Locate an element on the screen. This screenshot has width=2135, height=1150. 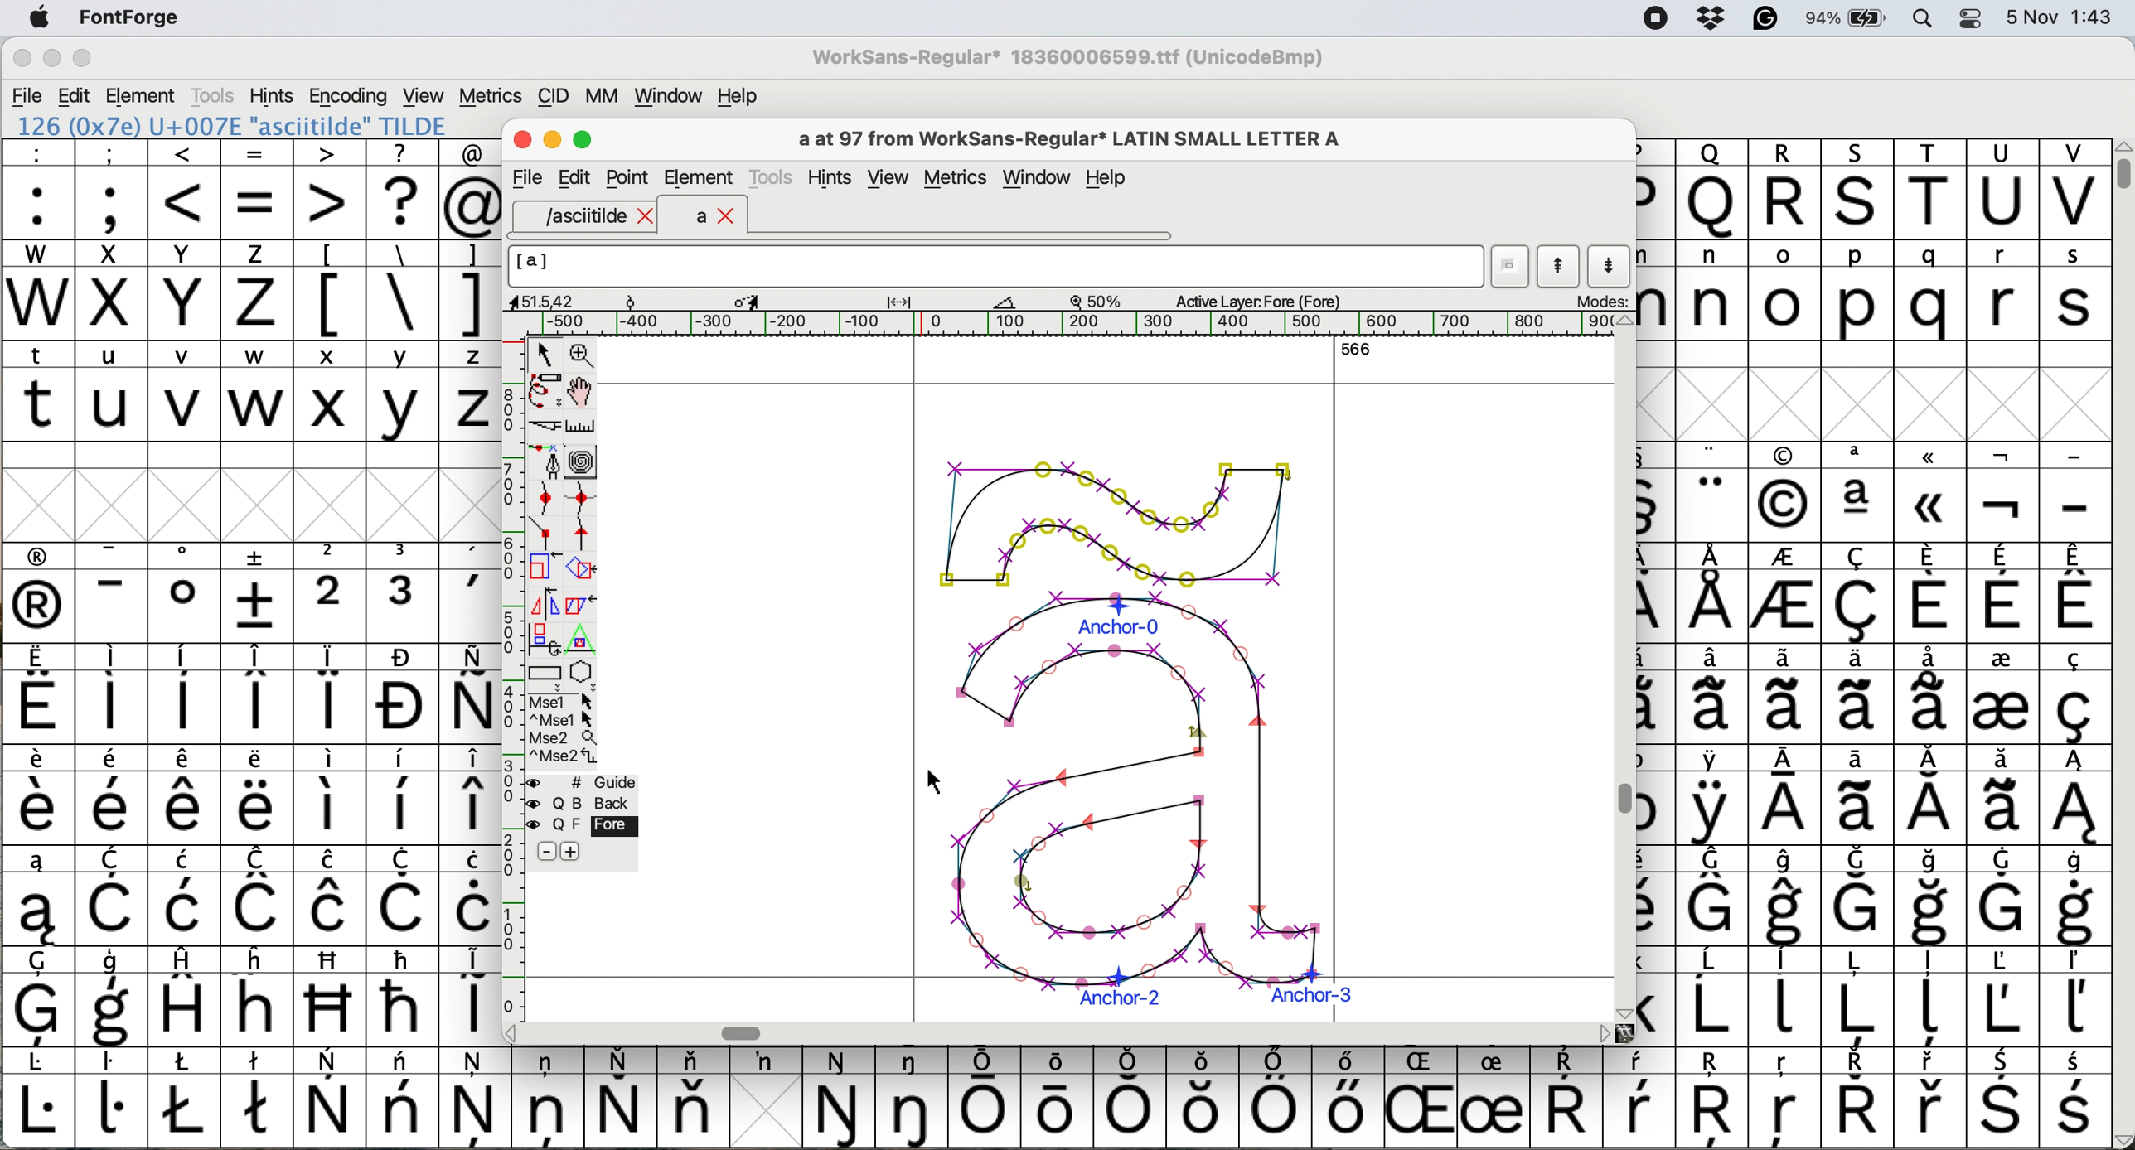
 is located at coordinates (1425, 1097).